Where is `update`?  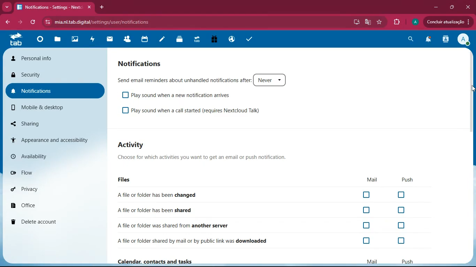 update is located at coordinates (447, 22).